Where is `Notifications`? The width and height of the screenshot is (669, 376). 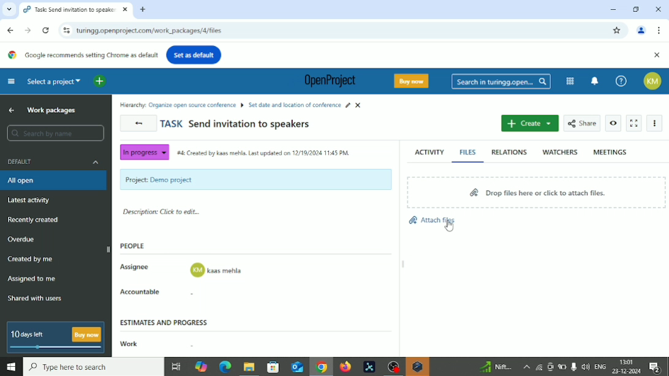
Notifications is located at coordinates (659, 367).